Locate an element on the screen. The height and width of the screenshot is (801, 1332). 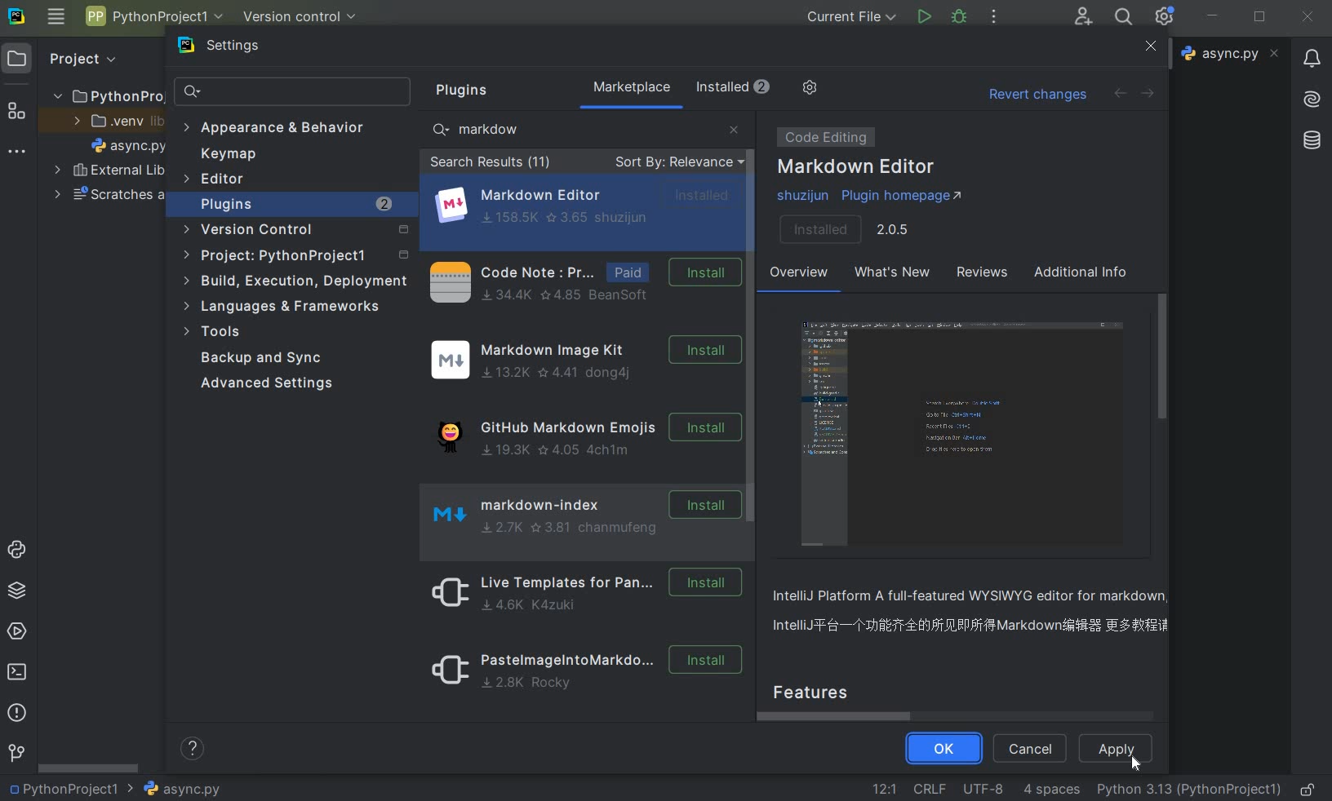
scrollbar is located at coordinates (90, 767).